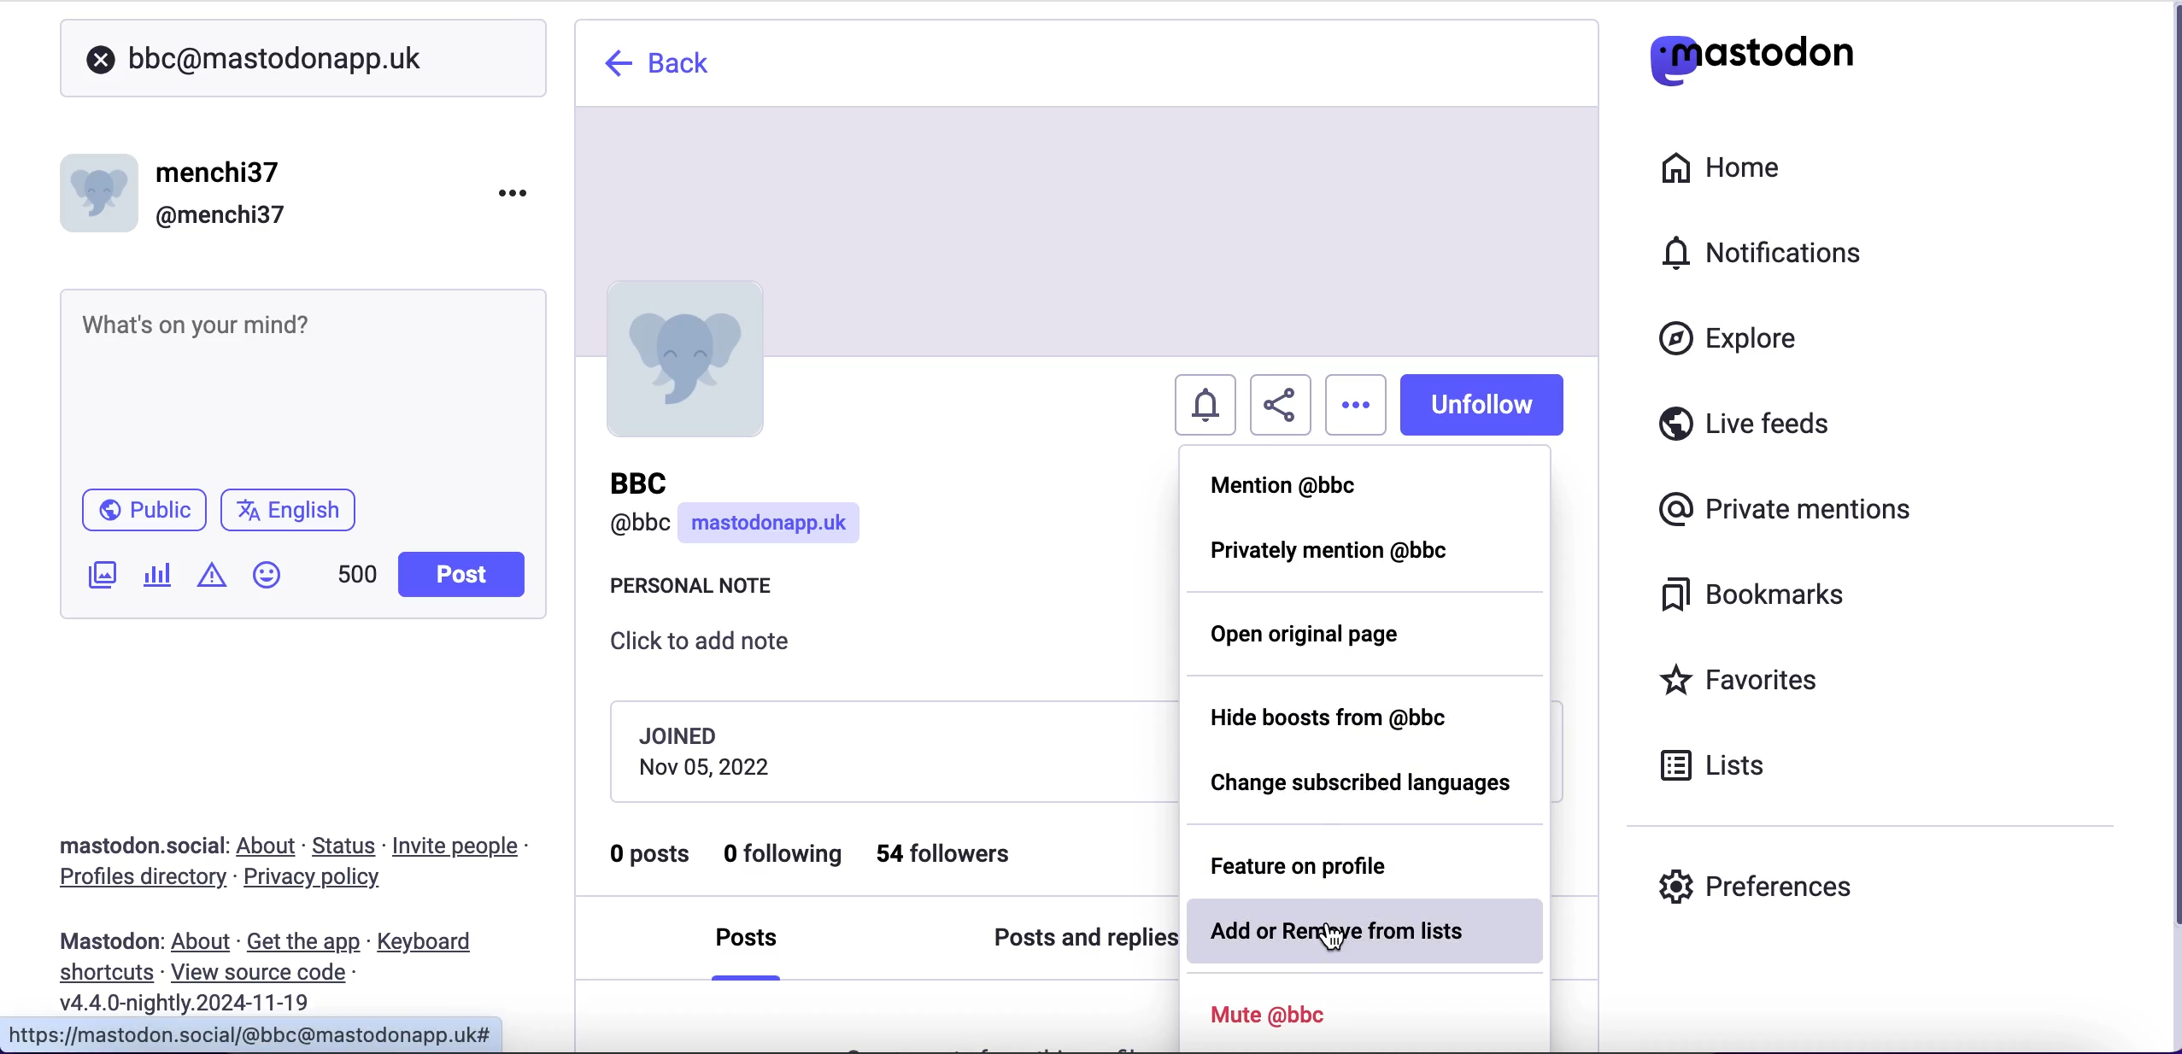  Describe the element at coordinates (204, 942) in the screenshot. I see `about` at that location.